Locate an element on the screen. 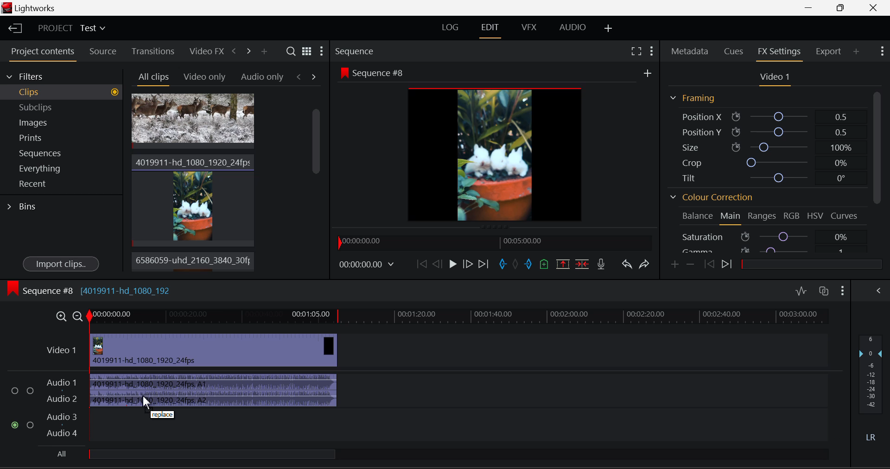 The image size is (890, 469). Video Layer is located at coordinates (62, 353).